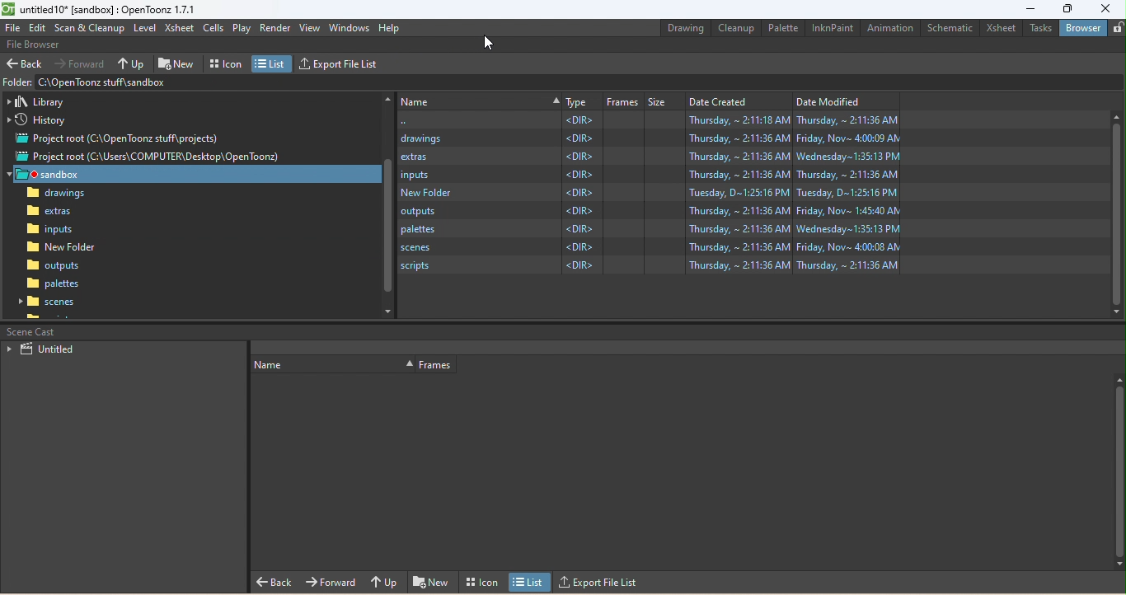 The image size is (1126, 595). I want to click on Forward, so click(80, 64).